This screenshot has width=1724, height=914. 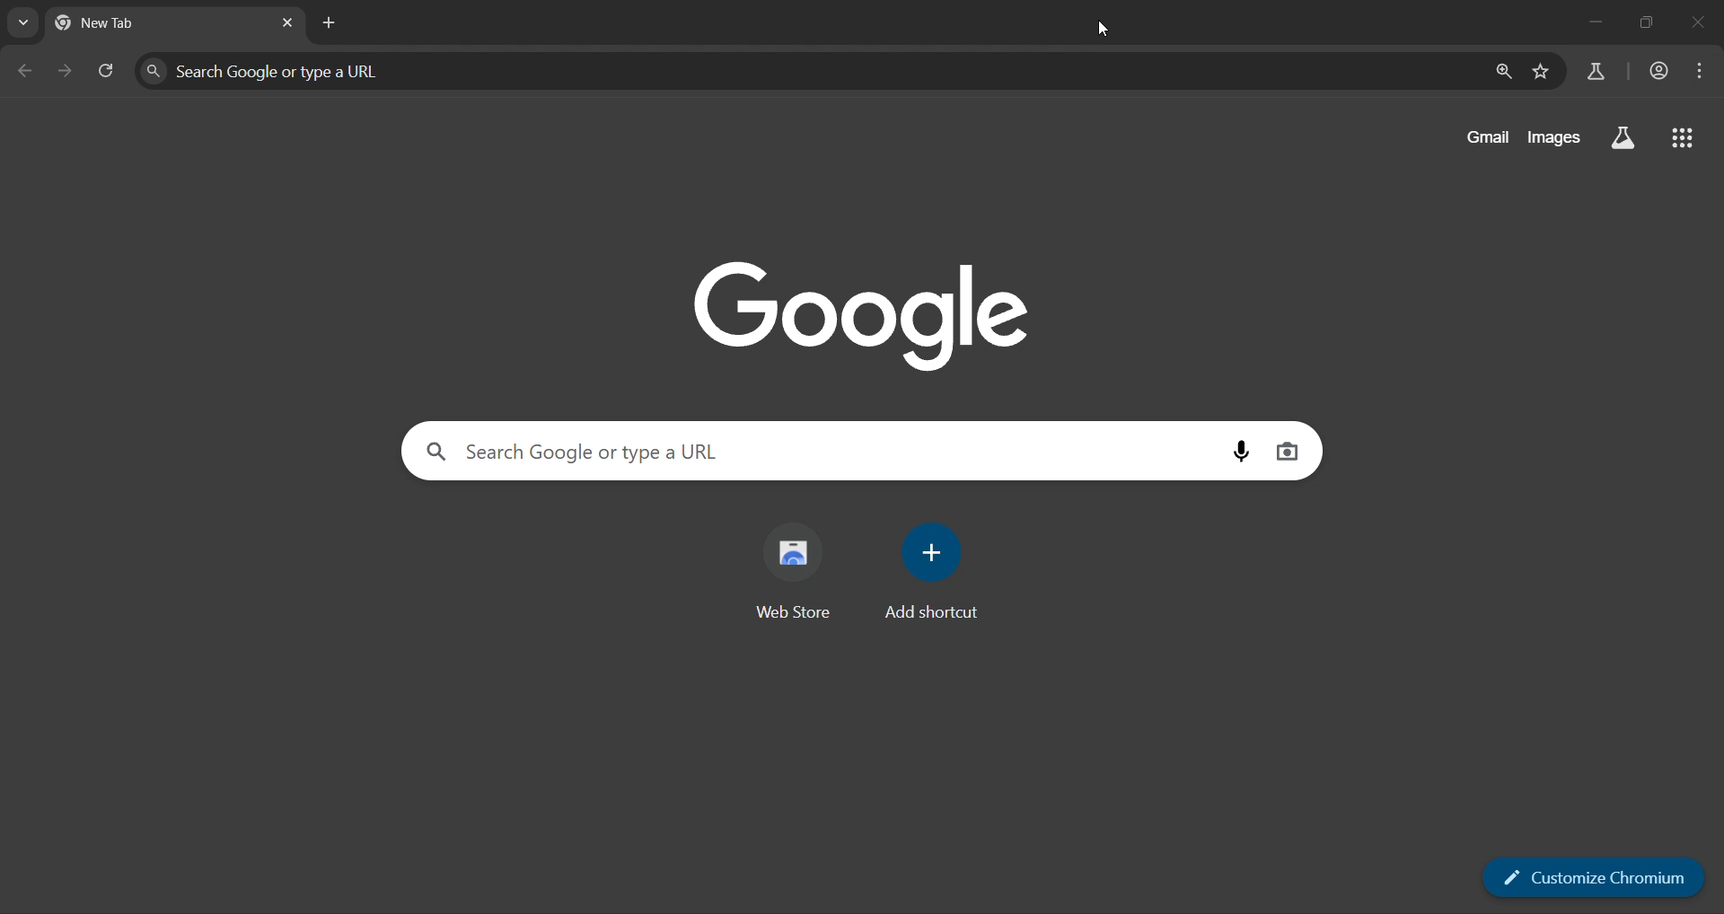 I want to click on menu, so click(x=1703, y=72).